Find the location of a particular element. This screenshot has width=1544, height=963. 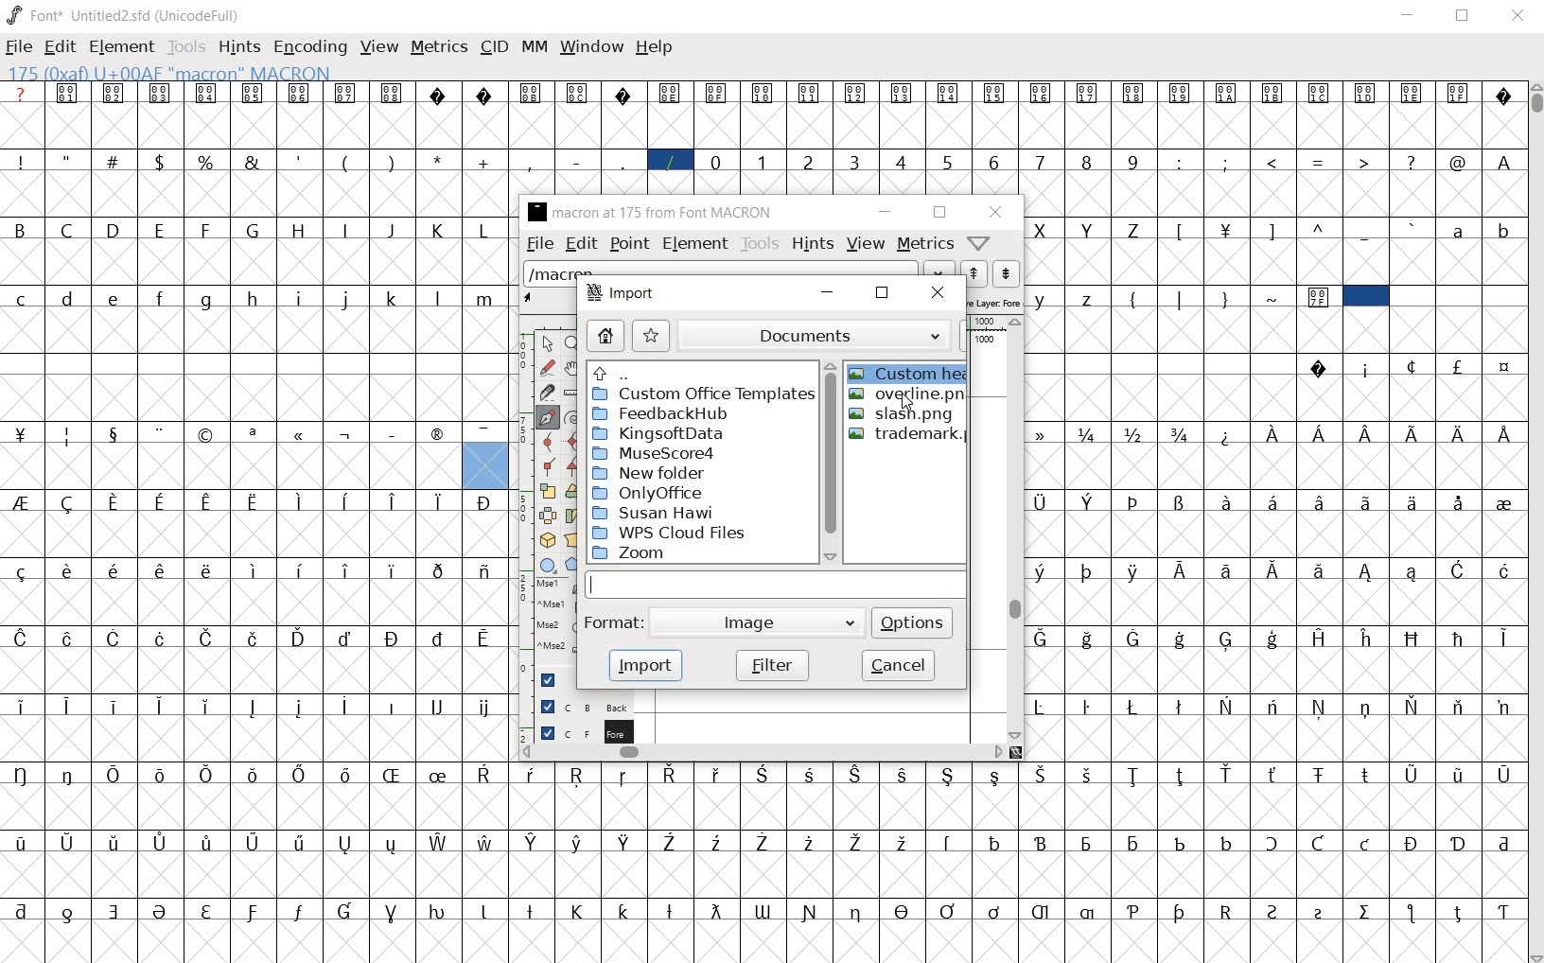

Symbol is located at coordinates (1502, 434).